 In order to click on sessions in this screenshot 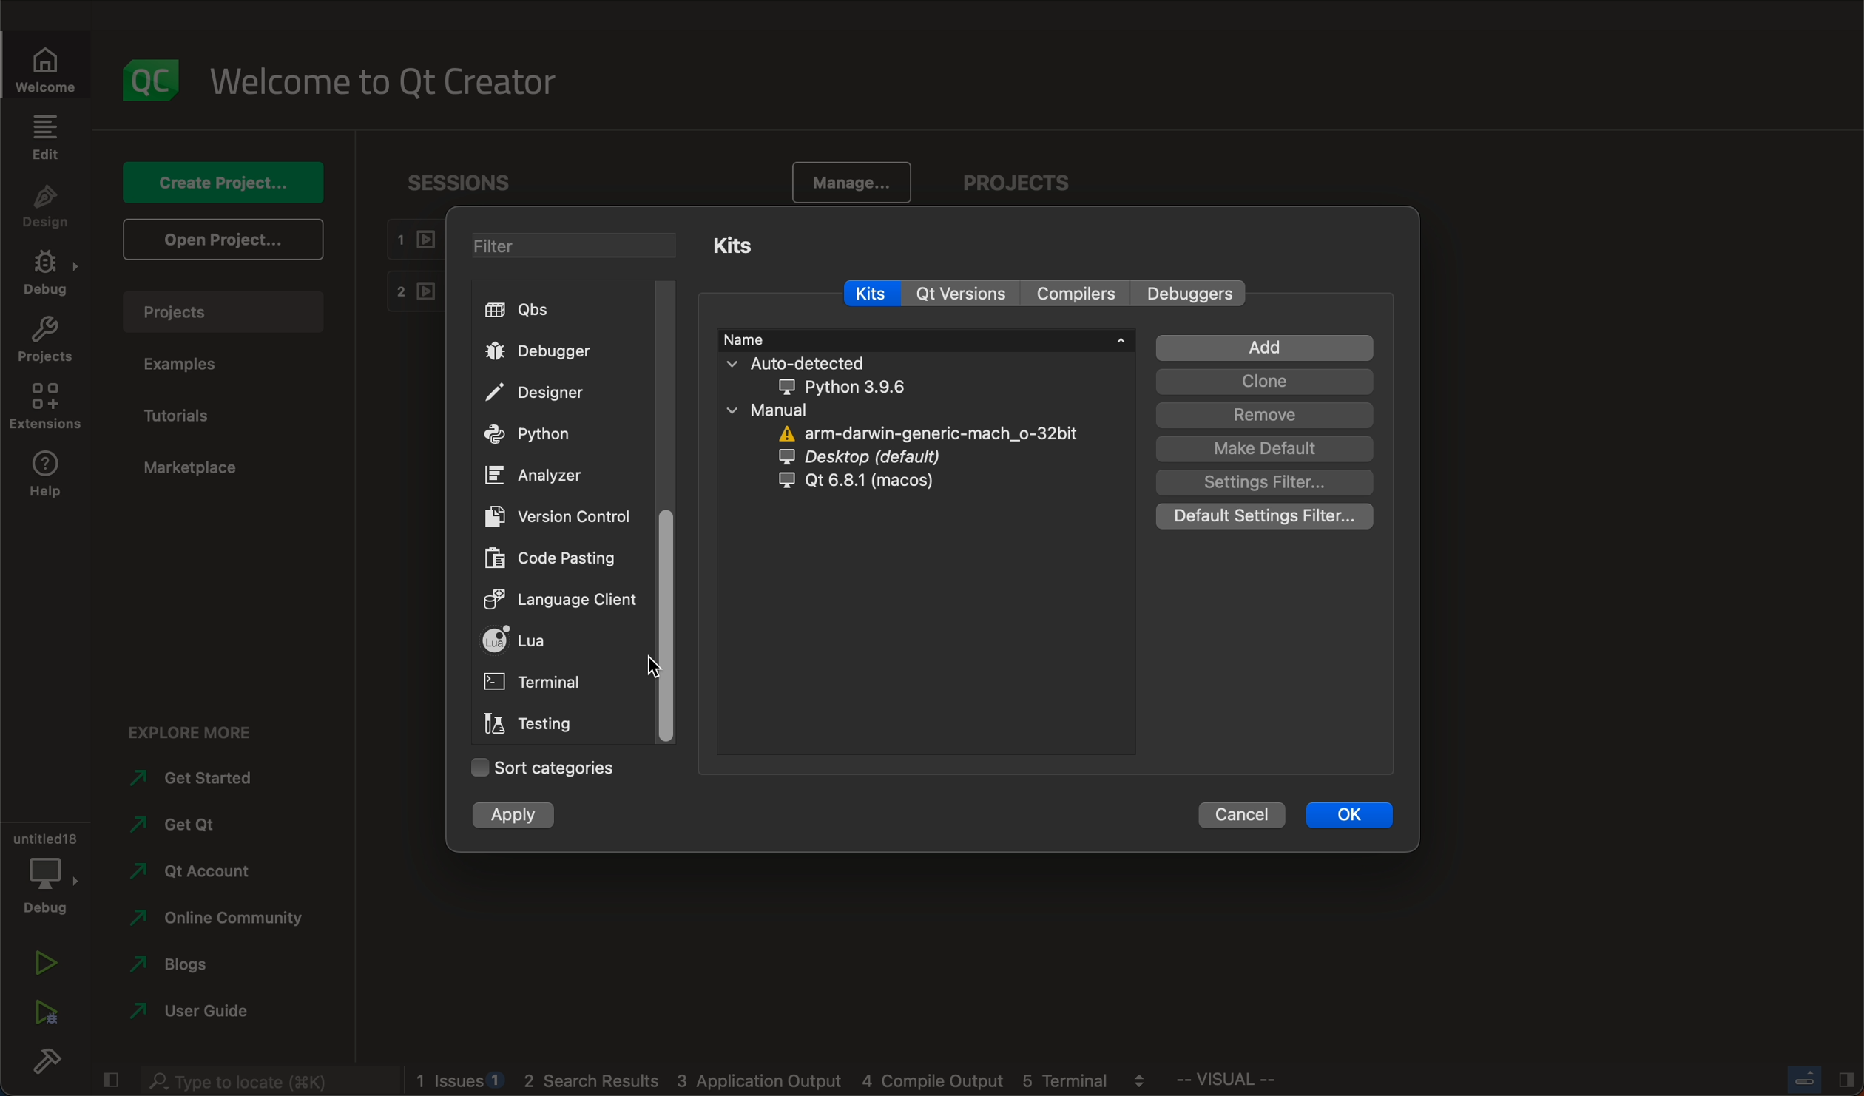, I will do `click(451, 178)`.